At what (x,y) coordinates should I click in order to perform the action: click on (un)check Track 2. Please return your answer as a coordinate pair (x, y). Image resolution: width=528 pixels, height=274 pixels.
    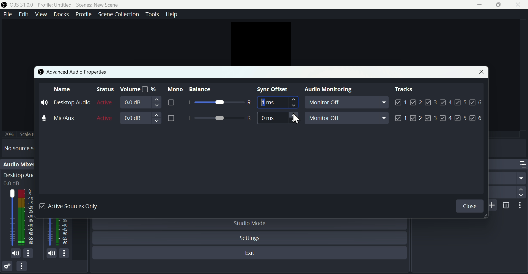
    Looking at the image, I should click on (416, 102).